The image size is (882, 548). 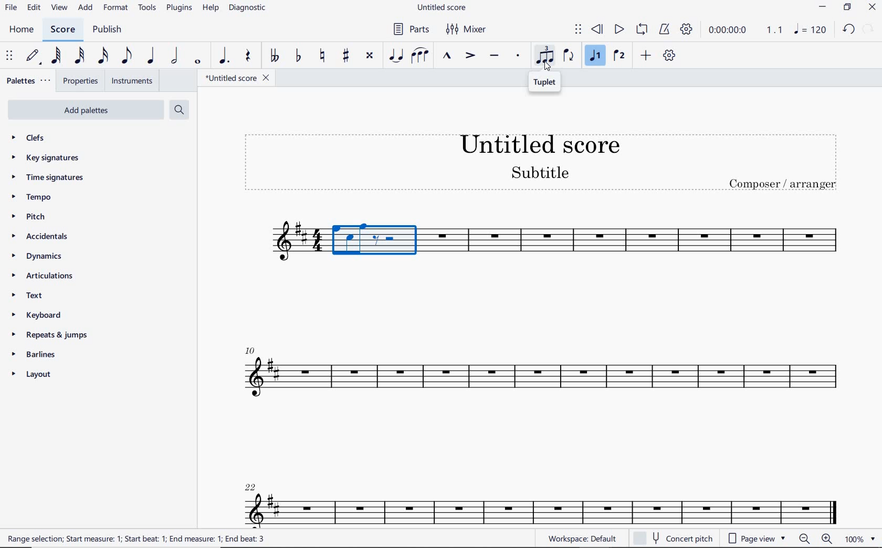 What do you see at coordinates (179, 8) in the screenshot?
I see `PLUGINS` at bounding box center [179, 8].